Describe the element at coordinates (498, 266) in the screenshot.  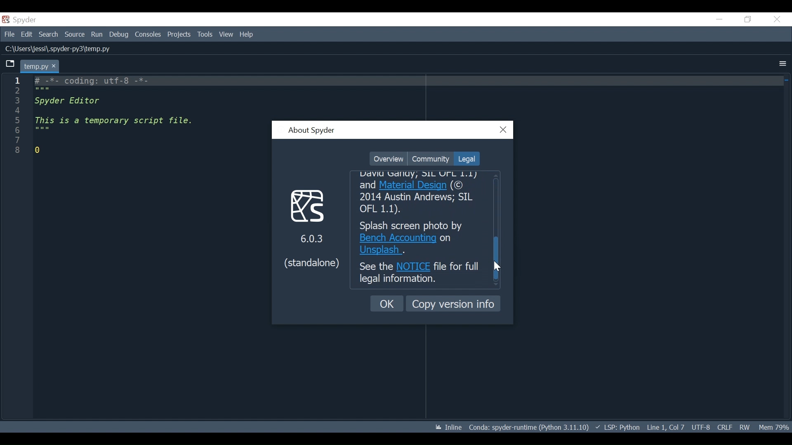
I see `Cursor` at that location.